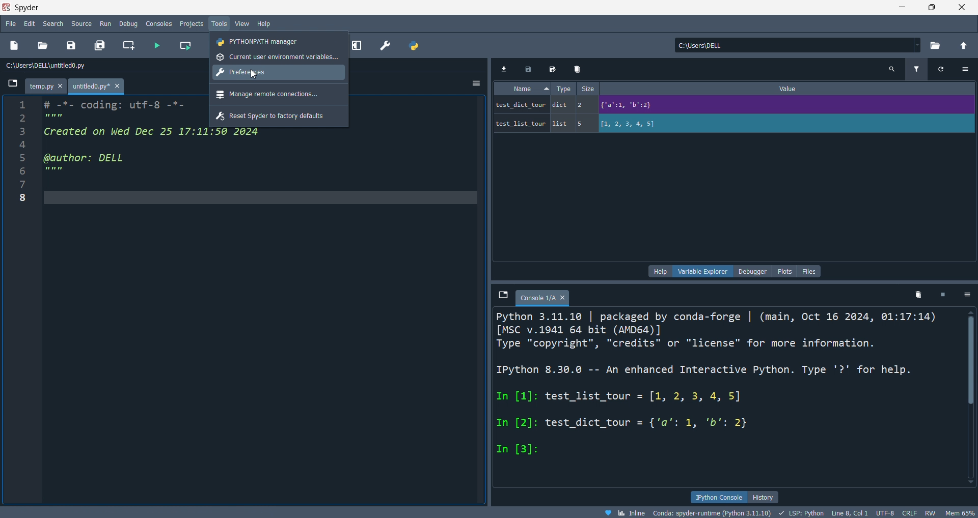 Image resolution: width=978 pixels, height=518 pixels. I want to click on variable explorer, so click(702, 271).